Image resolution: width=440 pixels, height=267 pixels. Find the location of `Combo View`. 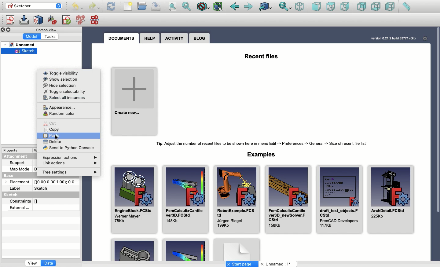

Combo View is located at coordinates (47, 30).